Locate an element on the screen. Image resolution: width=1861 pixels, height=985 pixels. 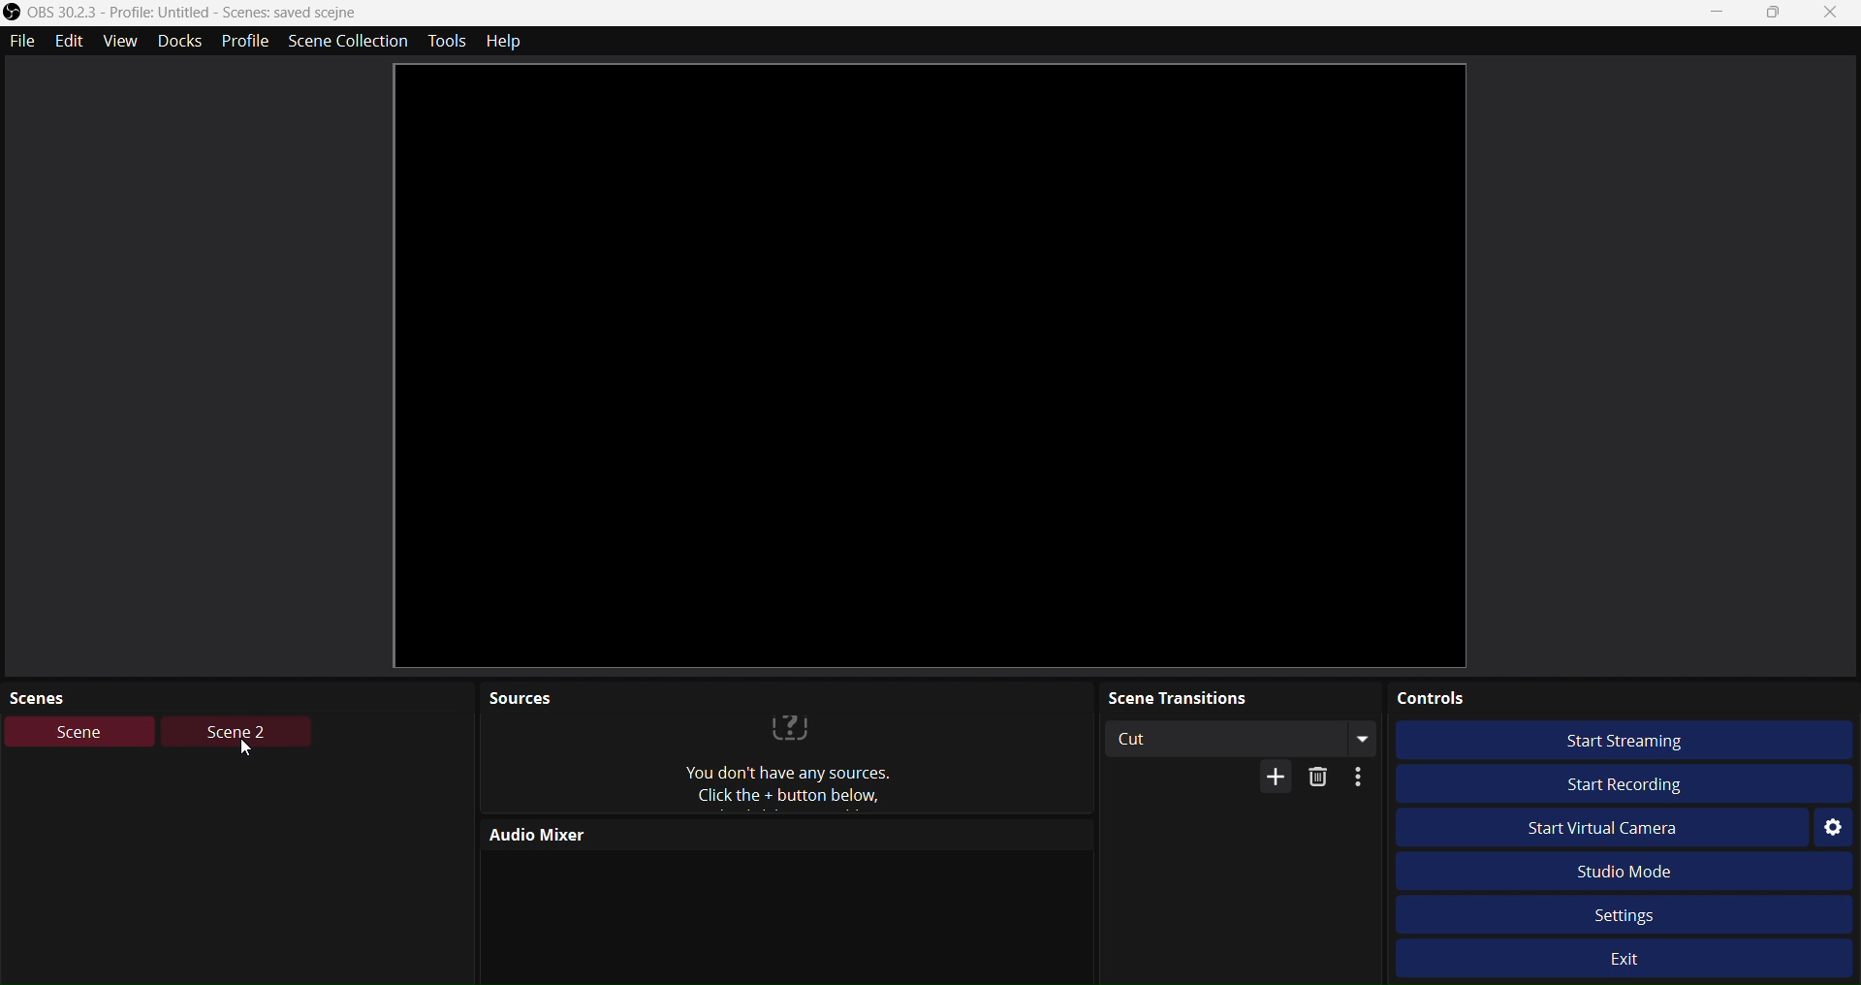
Profile is located at coordinates (245, 44).